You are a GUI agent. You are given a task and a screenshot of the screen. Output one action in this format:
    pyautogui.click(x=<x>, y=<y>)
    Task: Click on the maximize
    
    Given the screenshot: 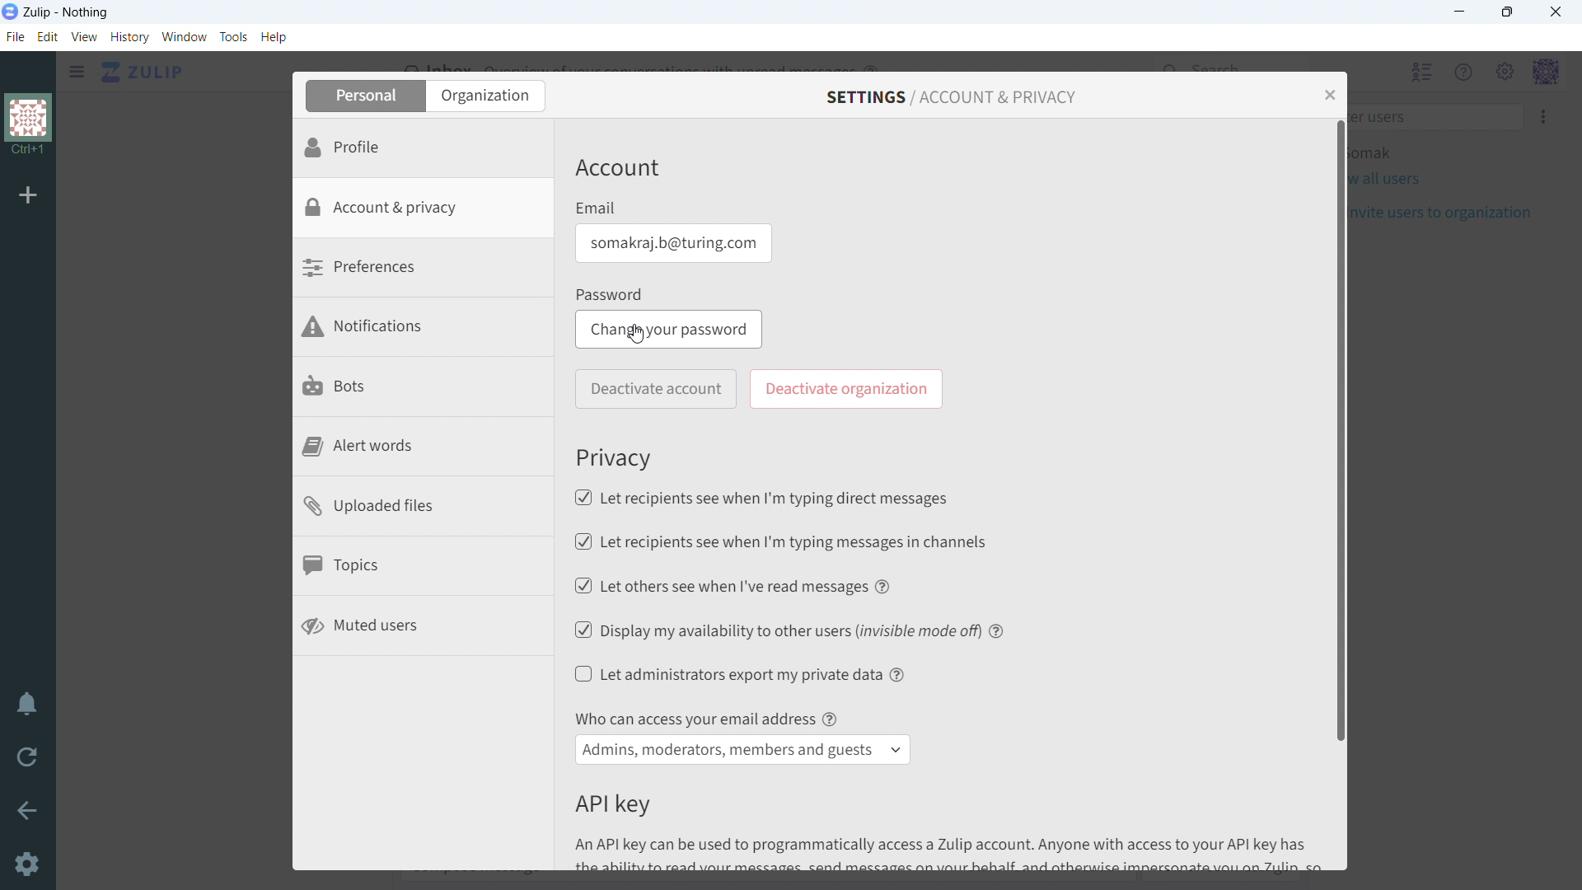 What is the action you would take?
    pyautogui.click(x=1506, y=12)
    